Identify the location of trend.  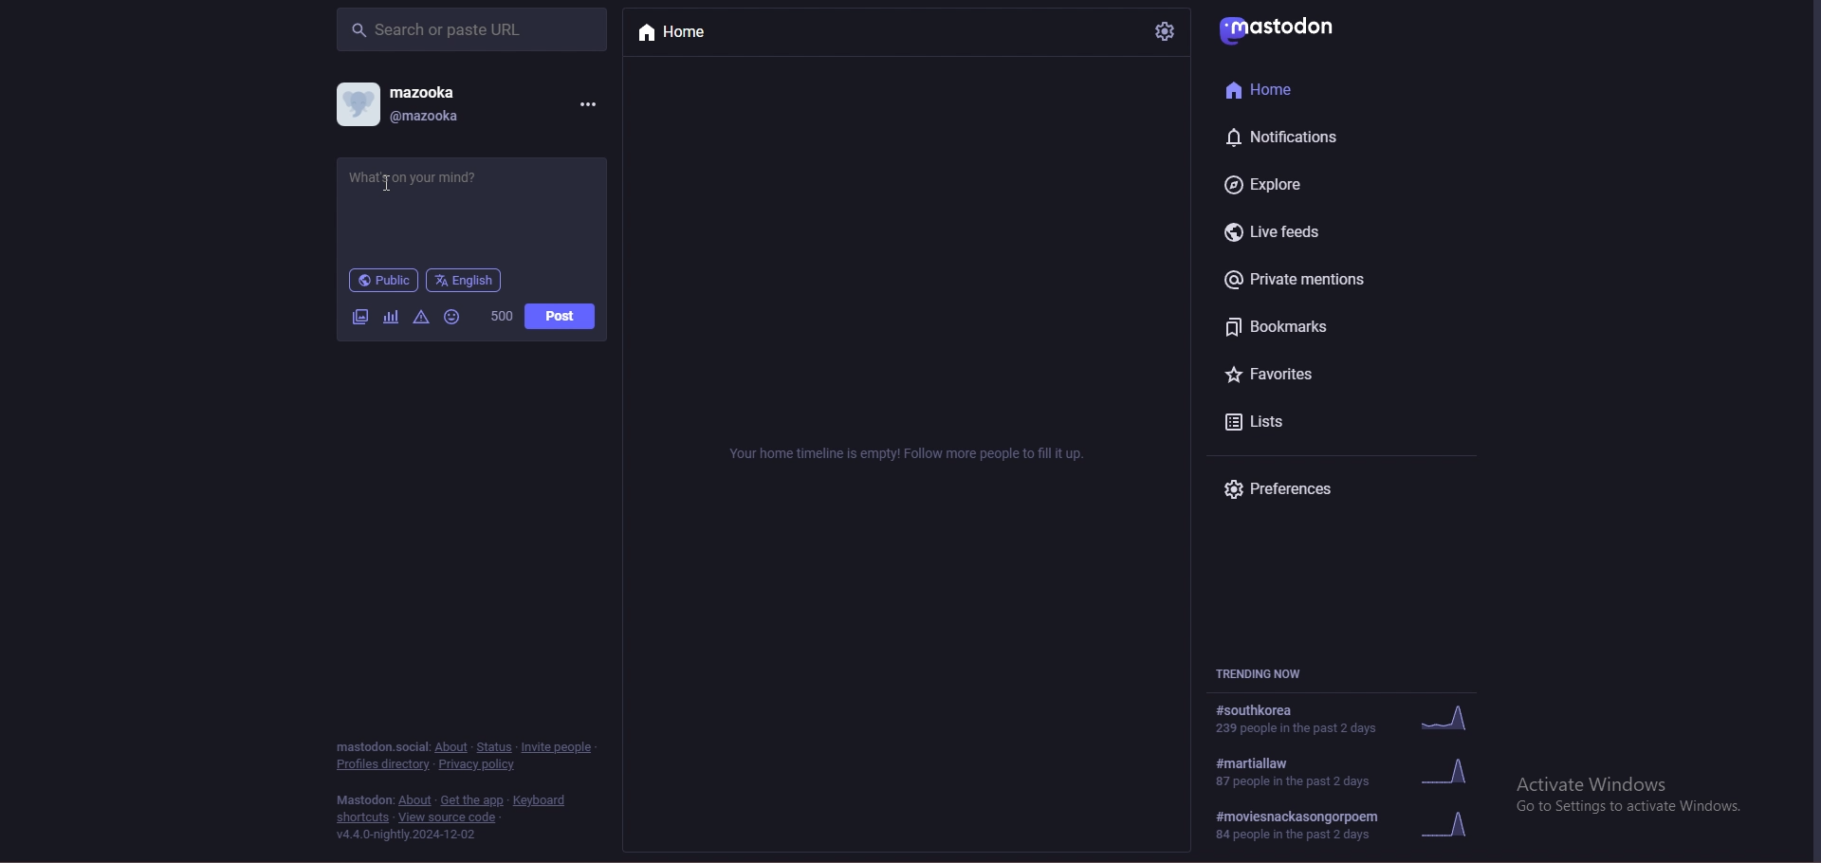
(1354, 772).